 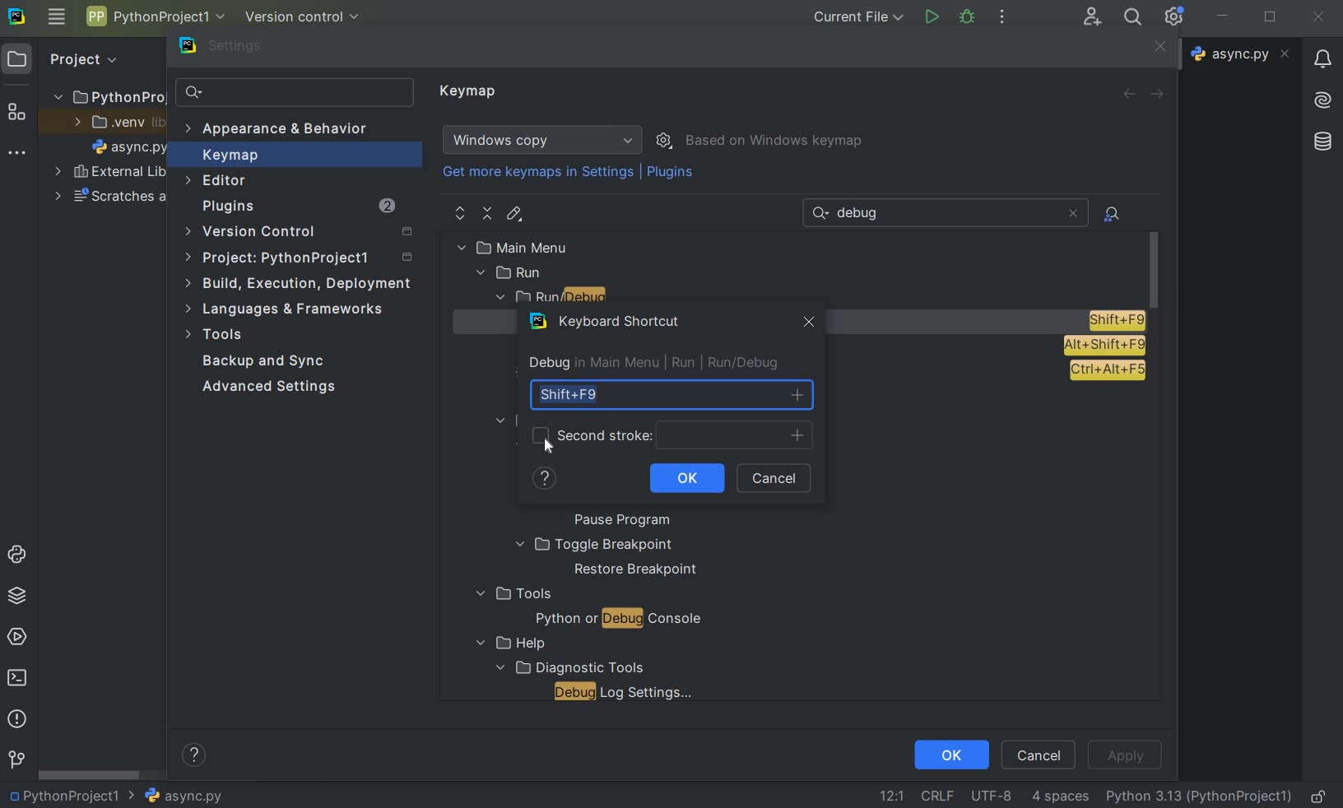 I want to click on search settings, so click(x=295, y=93).